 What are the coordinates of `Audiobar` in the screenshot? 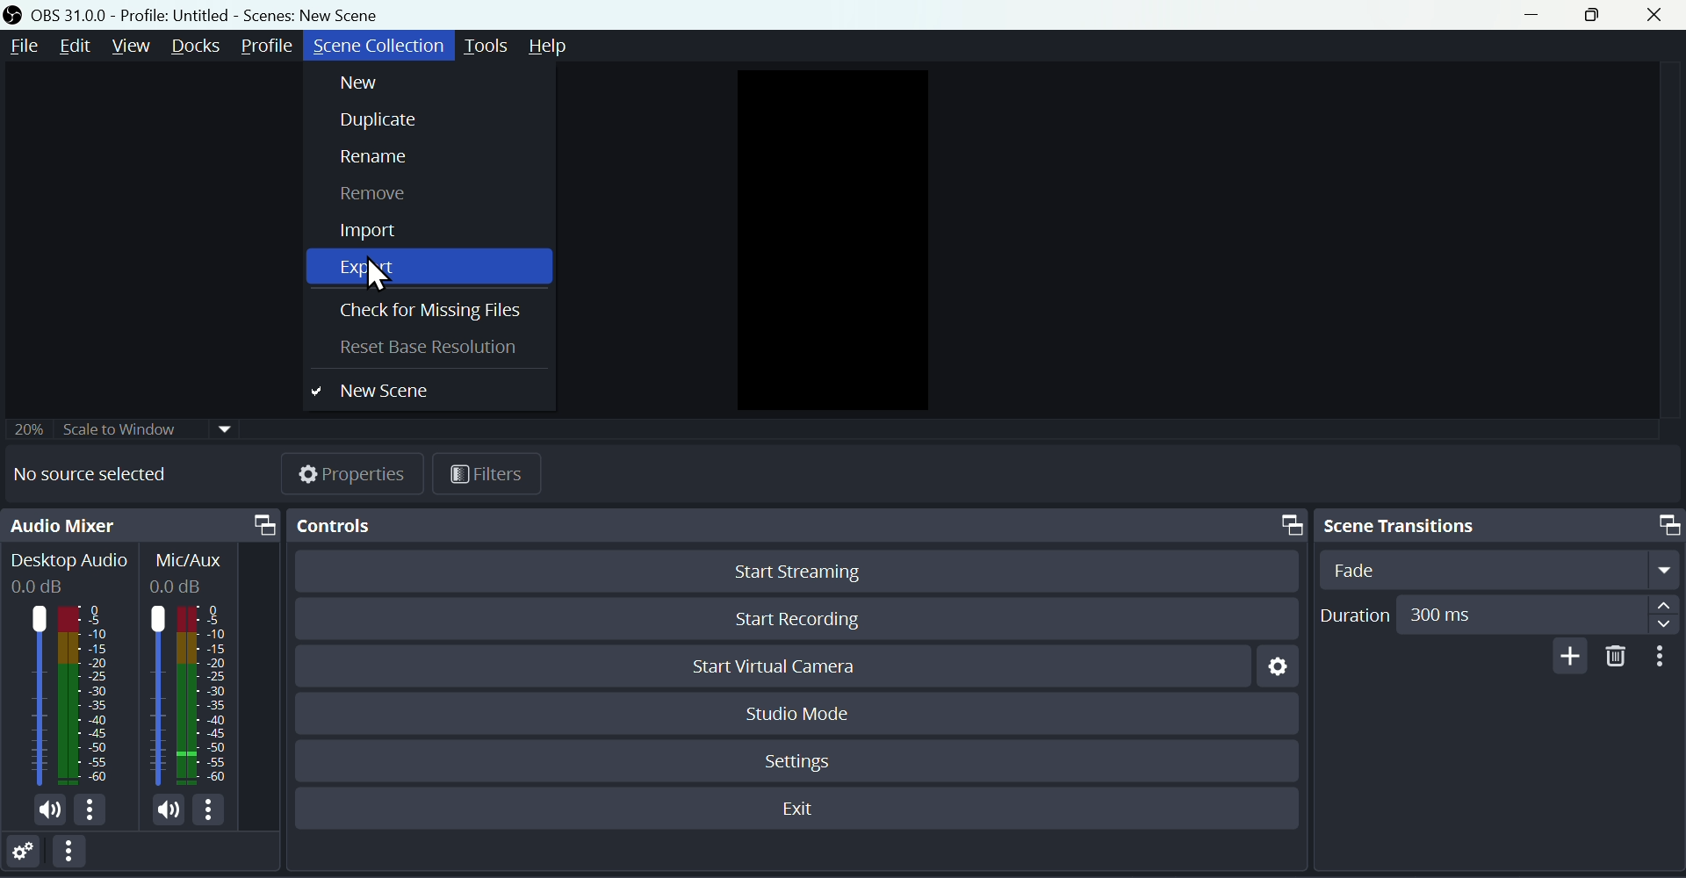 It's located at (192, 692).